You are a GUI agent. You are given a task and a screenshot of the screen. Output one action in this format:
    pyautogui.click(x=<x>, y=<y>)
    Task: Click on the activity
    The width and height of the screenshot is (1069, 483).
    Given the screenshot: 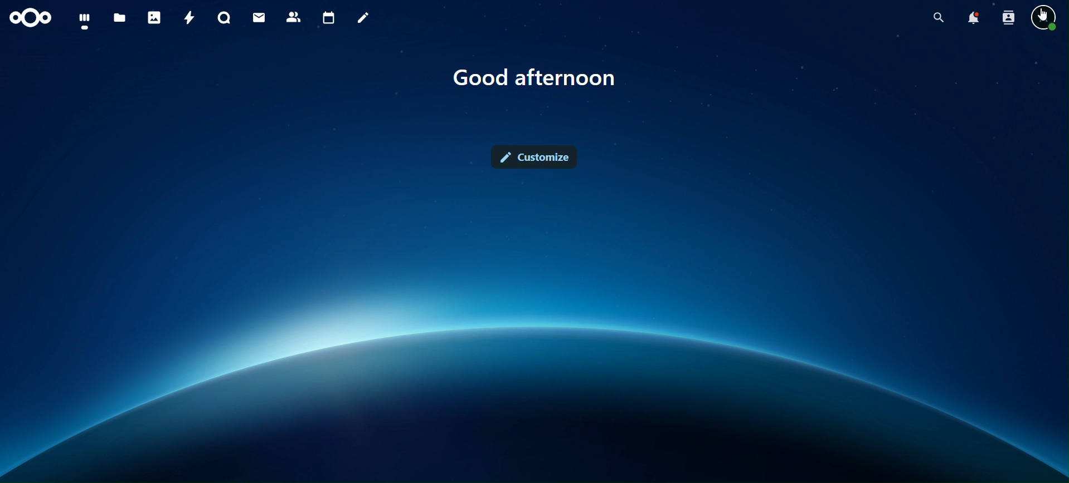 What is the action you would take?
    pyautogui.click(x=189, y=19)
    